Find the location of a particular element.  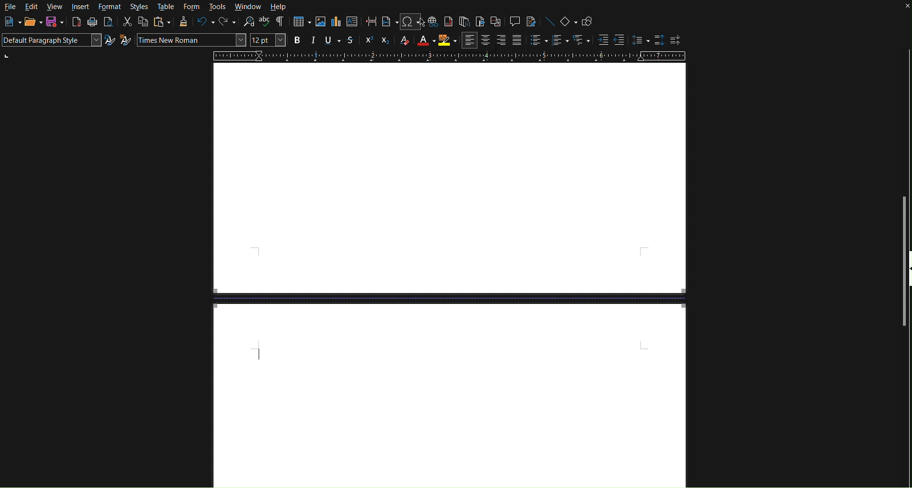

Underline is located at coordinates (330, 41).